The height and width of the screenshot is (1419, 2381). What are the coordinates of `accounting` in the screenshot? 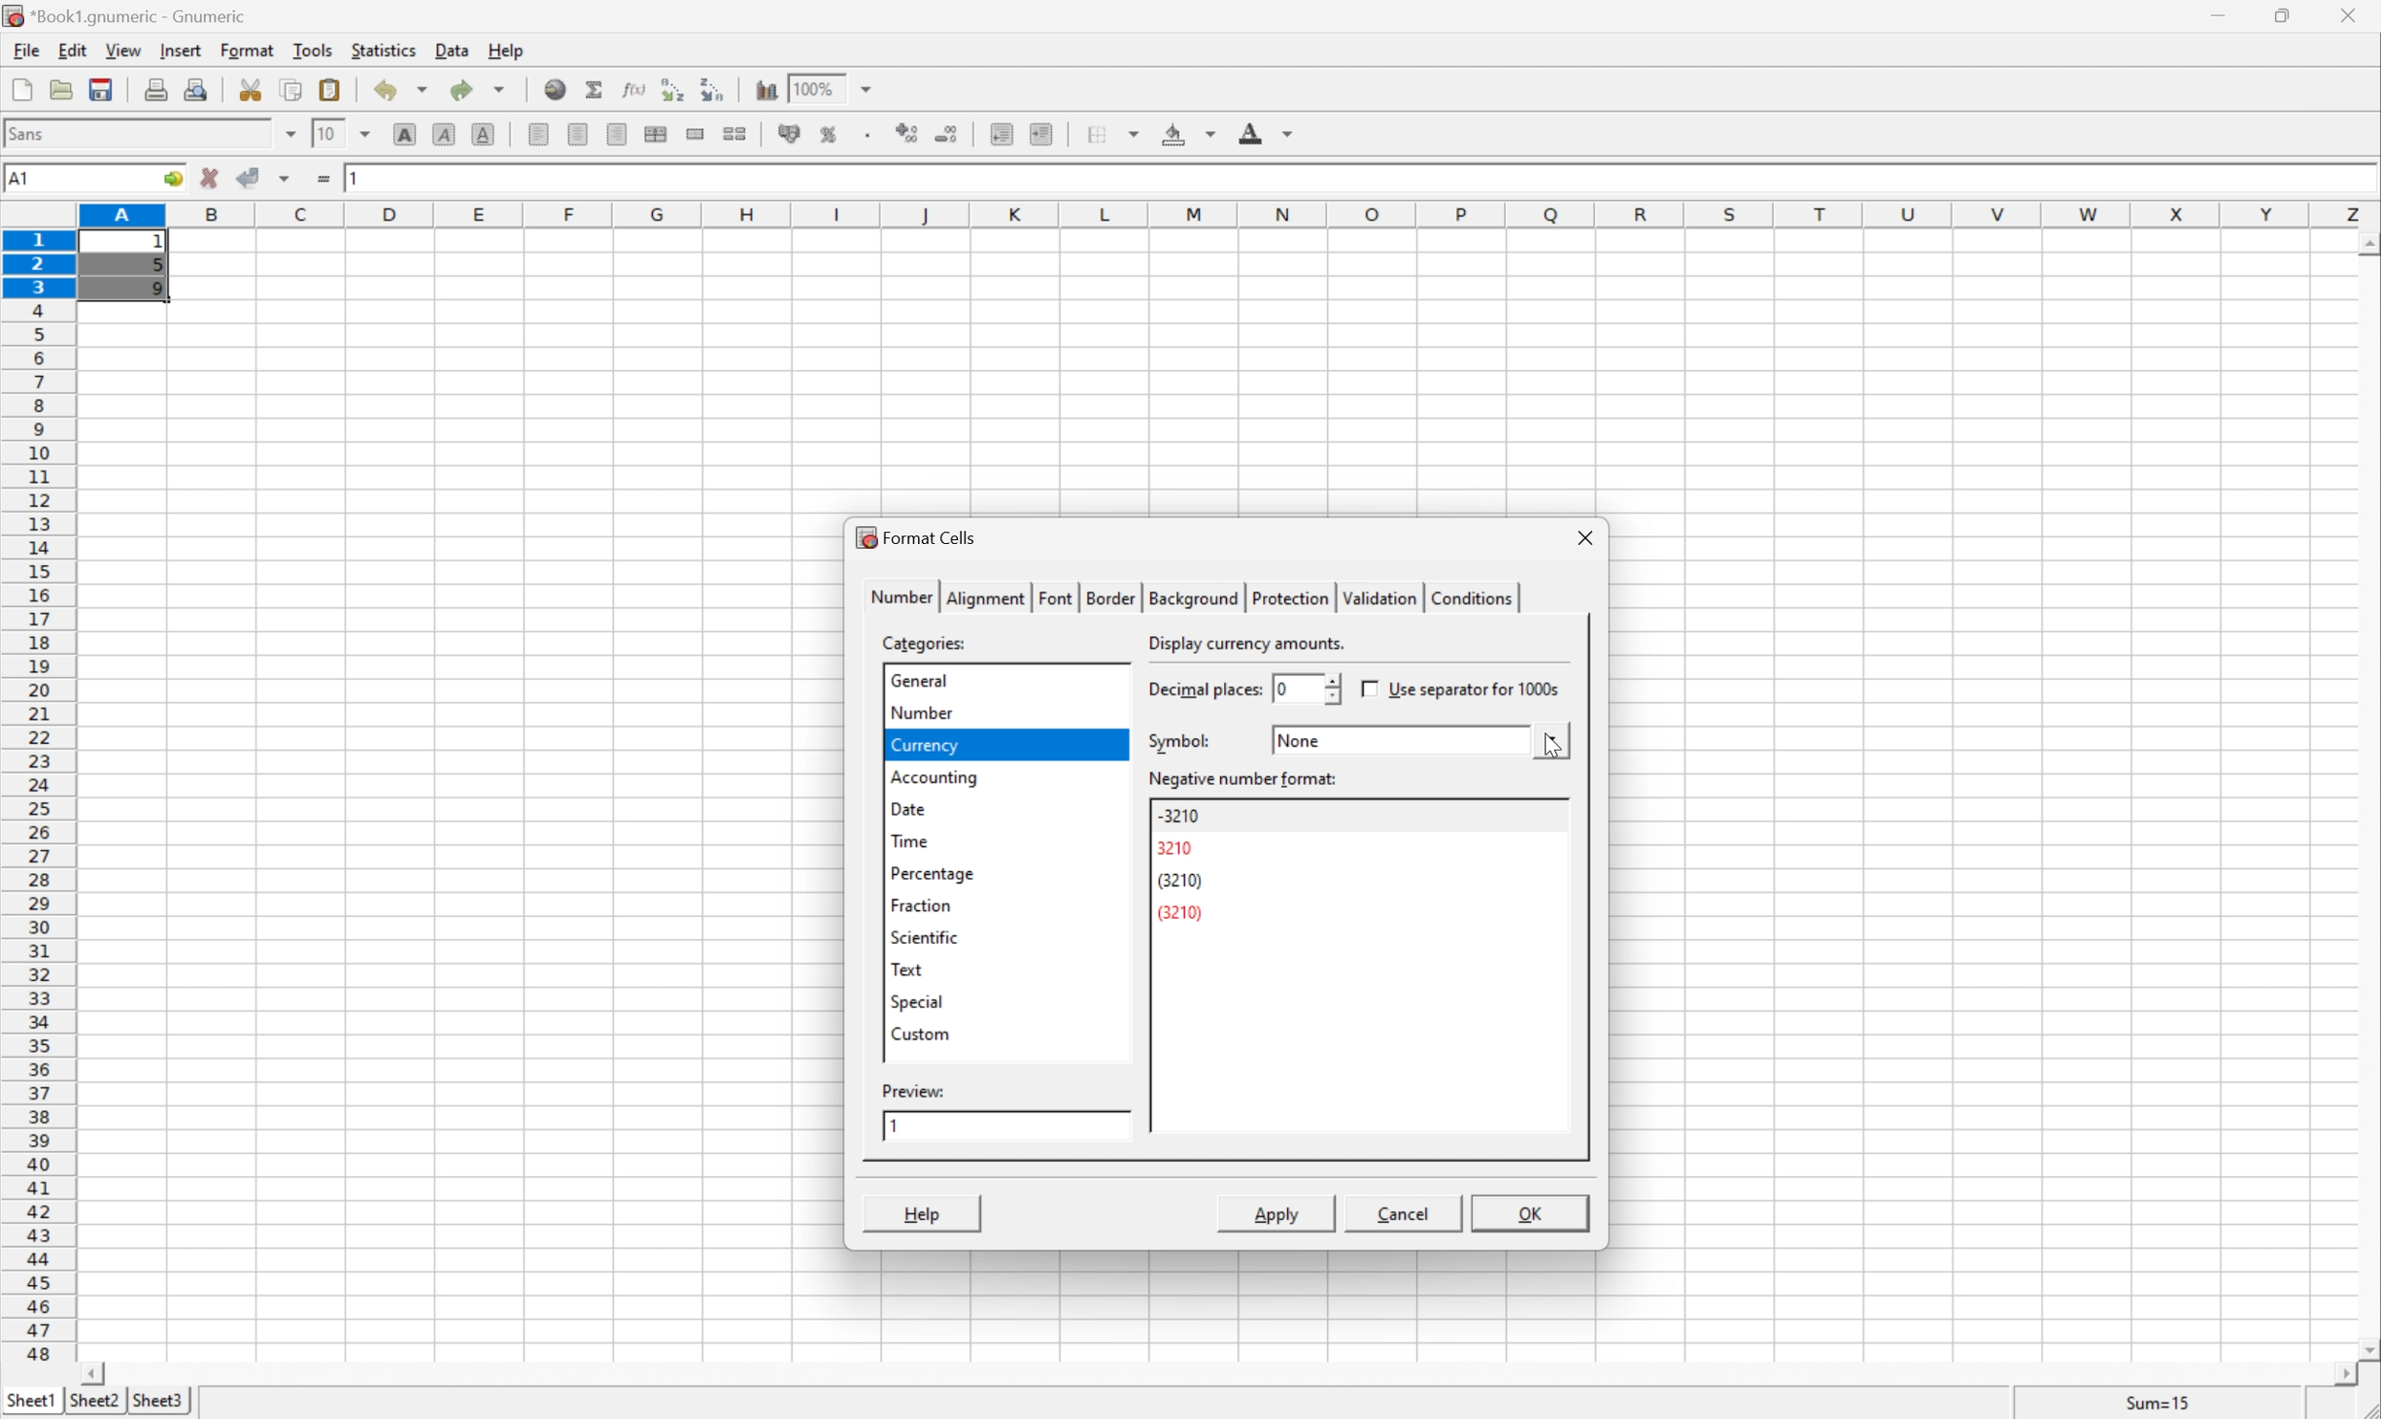 It's located at (936, 776).